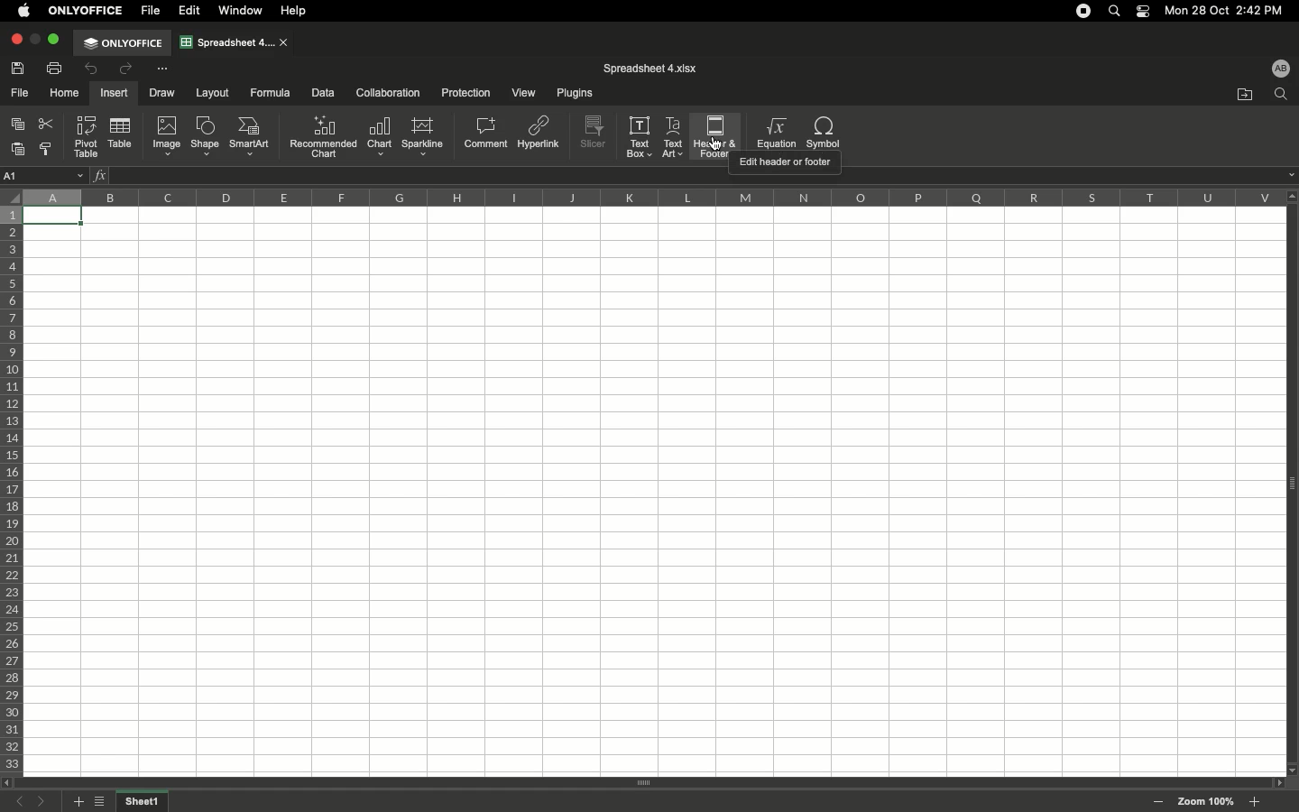  What do you see at coordinates (714, 145) in the screenshot?
I see `cursor` at bounding box center [714, 145].